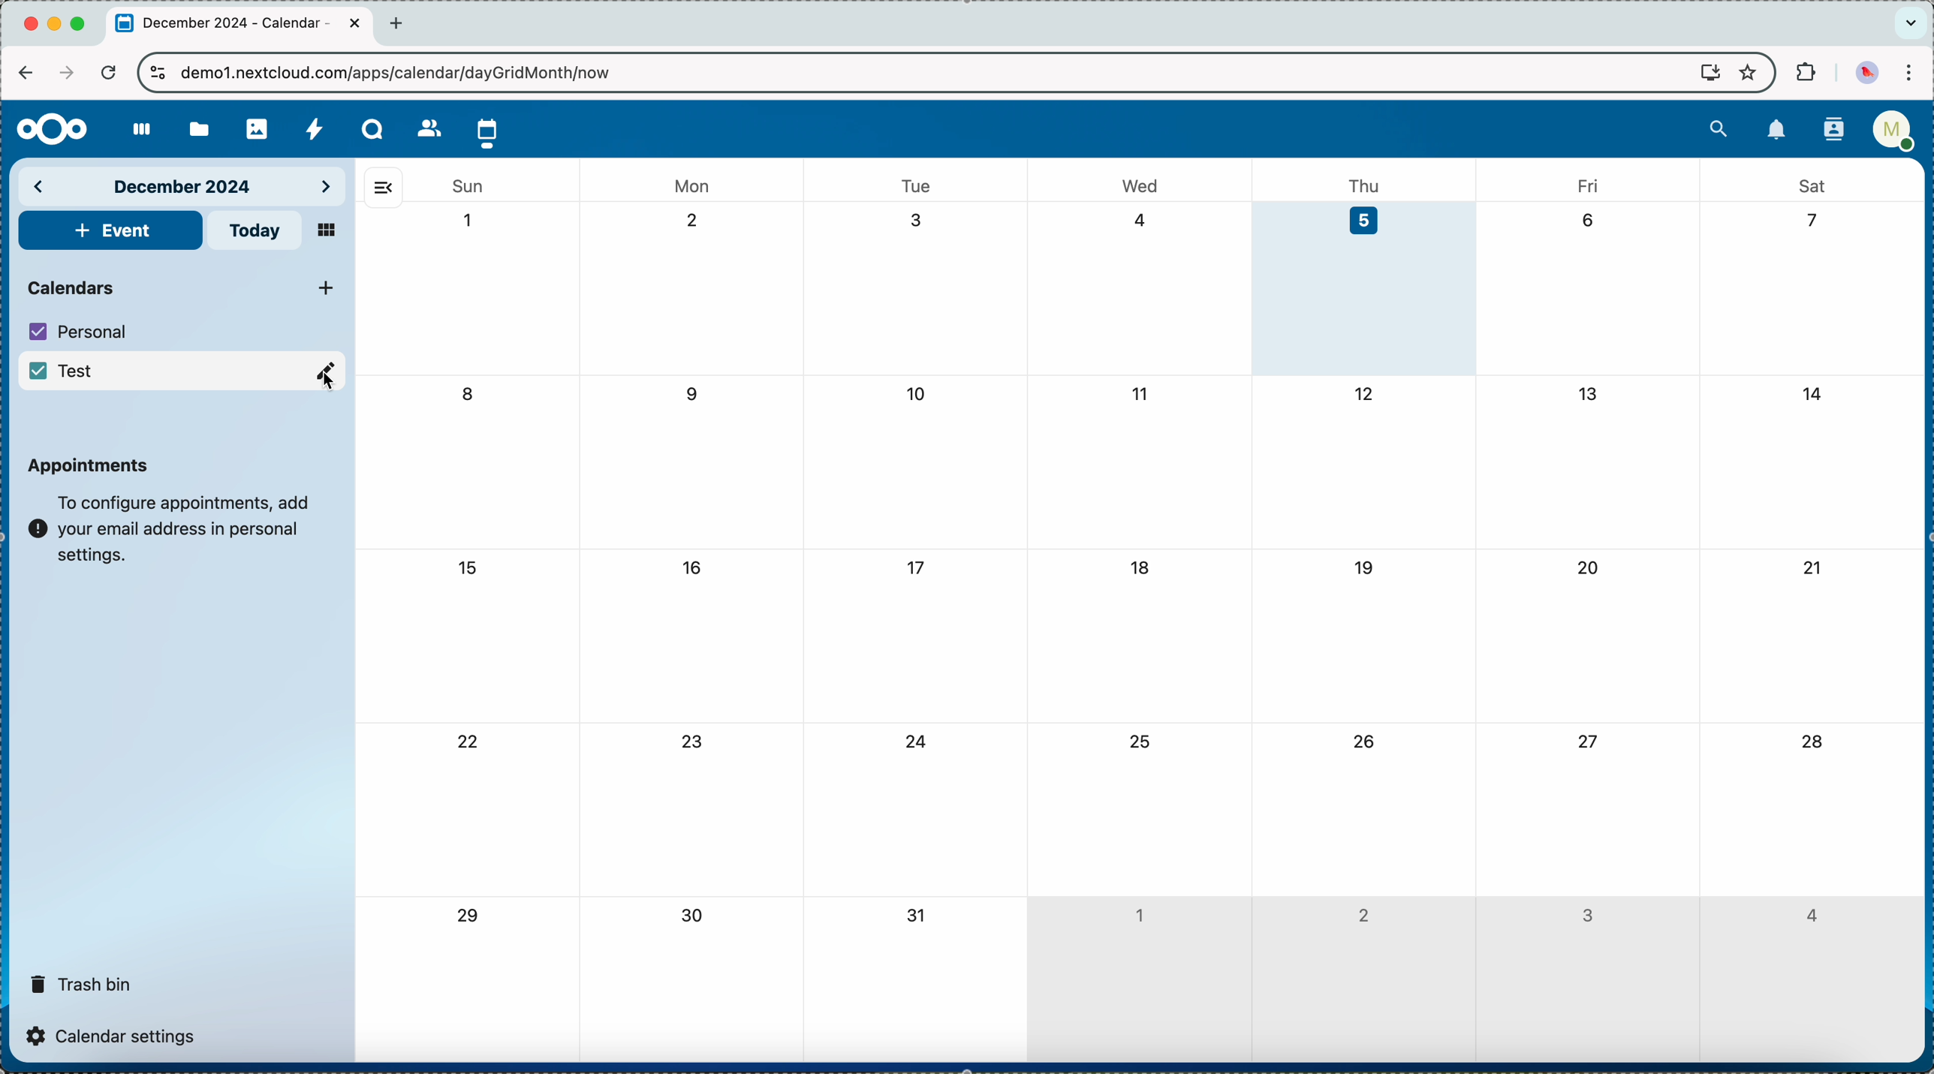  What do you see at coordinates (488, 131) in the screenshot?
I see `click on calendar` at bounding box center [488, 131].